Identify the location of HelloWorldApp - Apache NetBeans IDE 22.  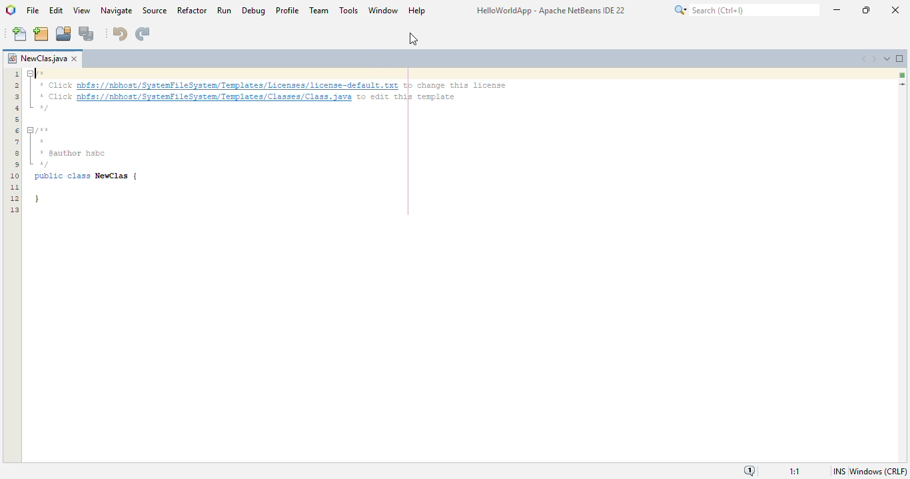
(550, 12).